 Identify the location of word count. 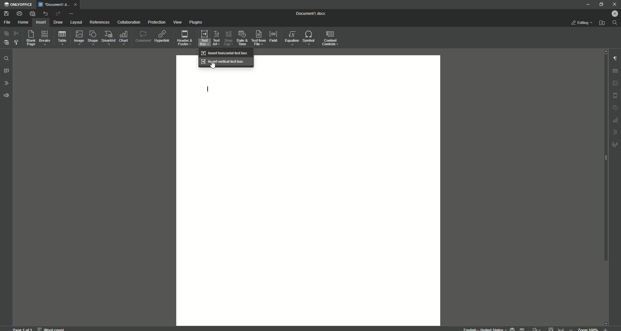
(50, 328).